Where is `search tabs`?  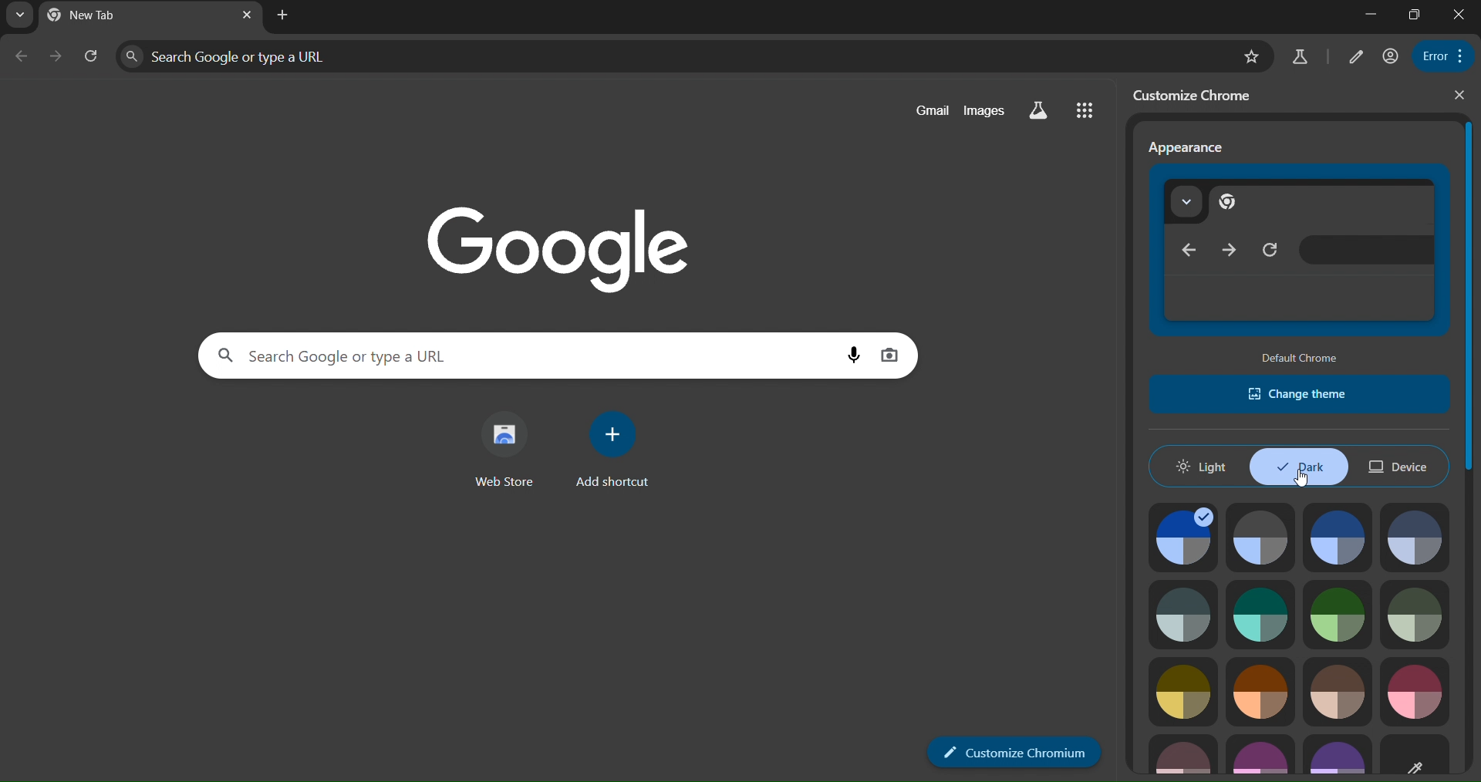
search tabs is located at coordinates (20, 16).